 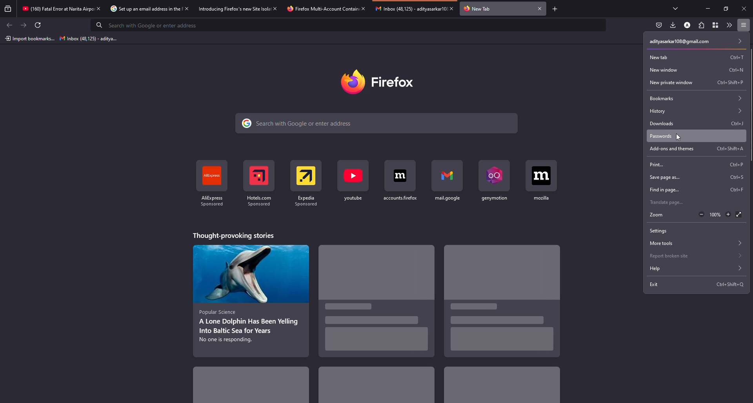 I want to click on tab, so click(x=321, y=9).